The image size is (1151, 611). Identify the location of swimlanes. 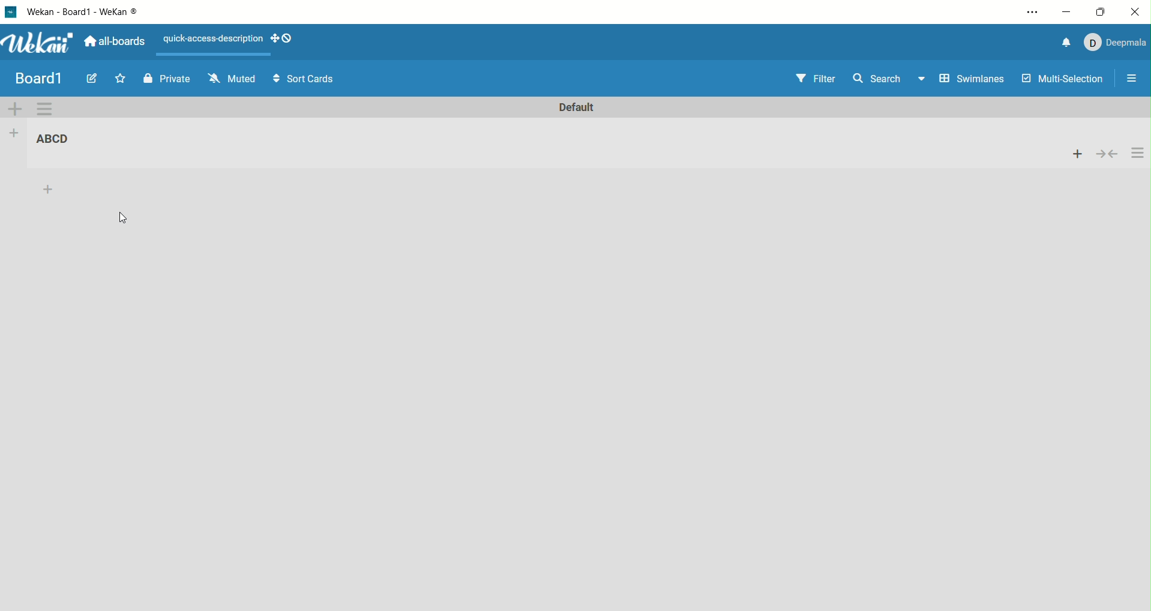
(970, 80).